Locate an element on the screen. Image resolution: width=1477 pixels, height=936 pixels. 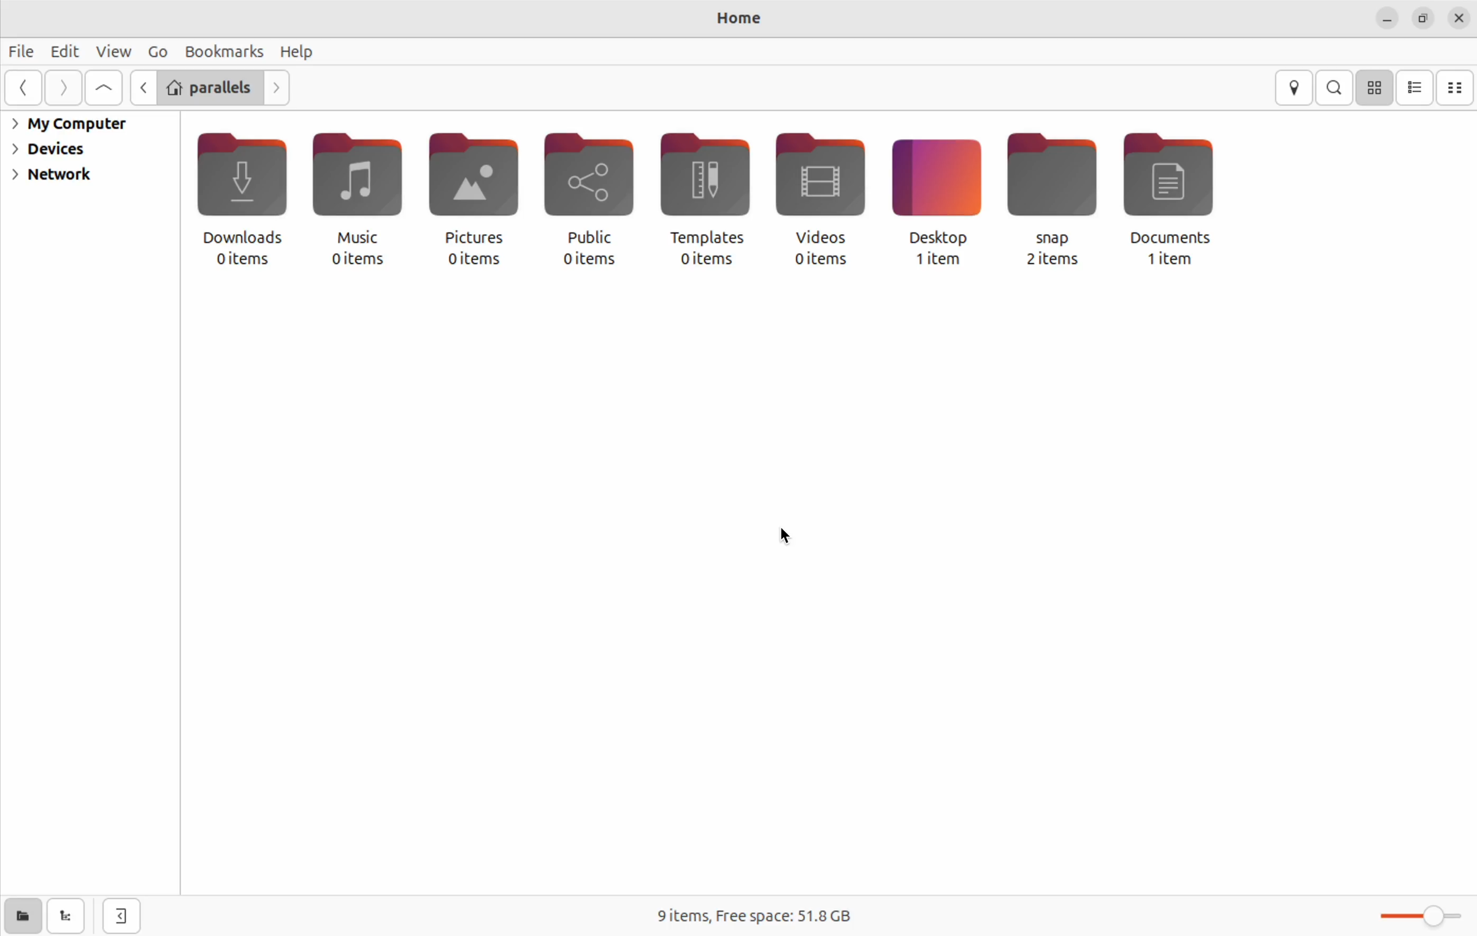
go forward is located at coordinates (277, 87).